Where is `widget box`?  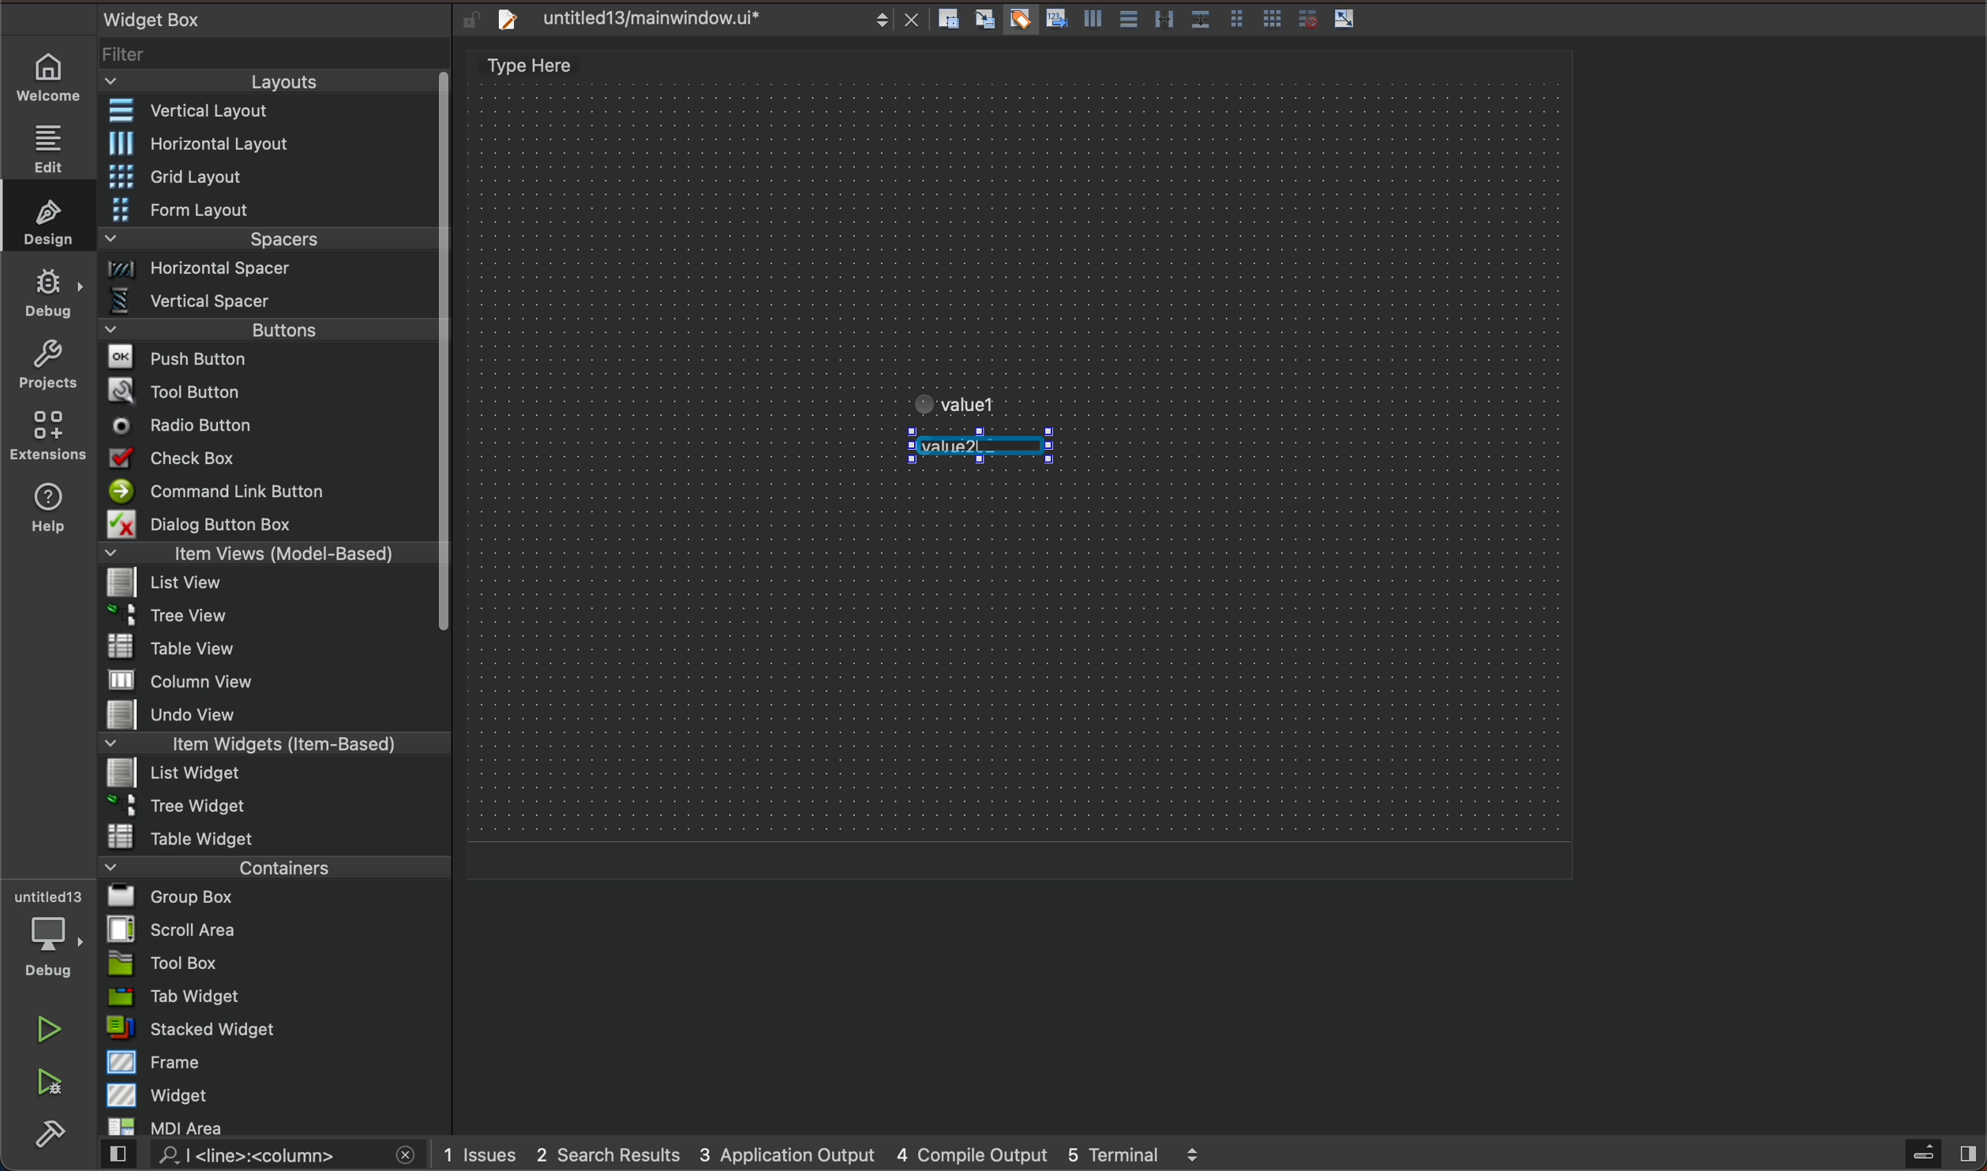 widget box is located at coordinates (253, 18).